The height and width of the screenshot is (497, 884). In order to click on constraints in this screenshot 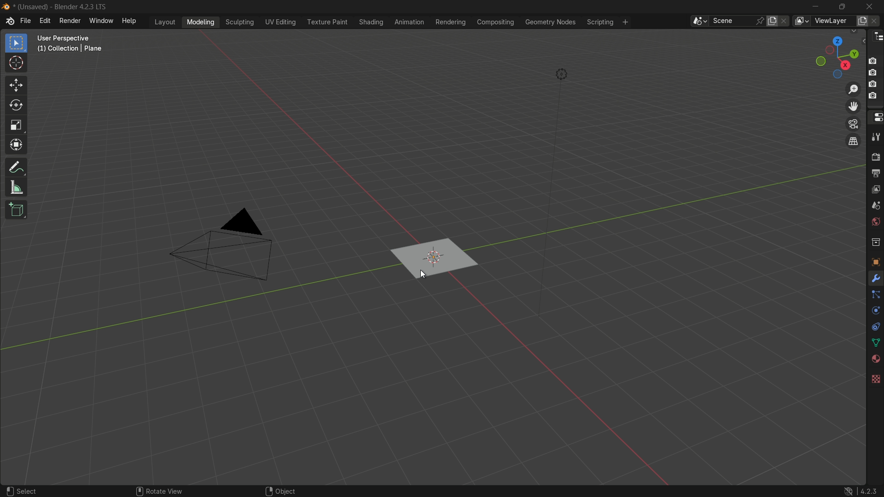, I will do `click(875, 326)`.